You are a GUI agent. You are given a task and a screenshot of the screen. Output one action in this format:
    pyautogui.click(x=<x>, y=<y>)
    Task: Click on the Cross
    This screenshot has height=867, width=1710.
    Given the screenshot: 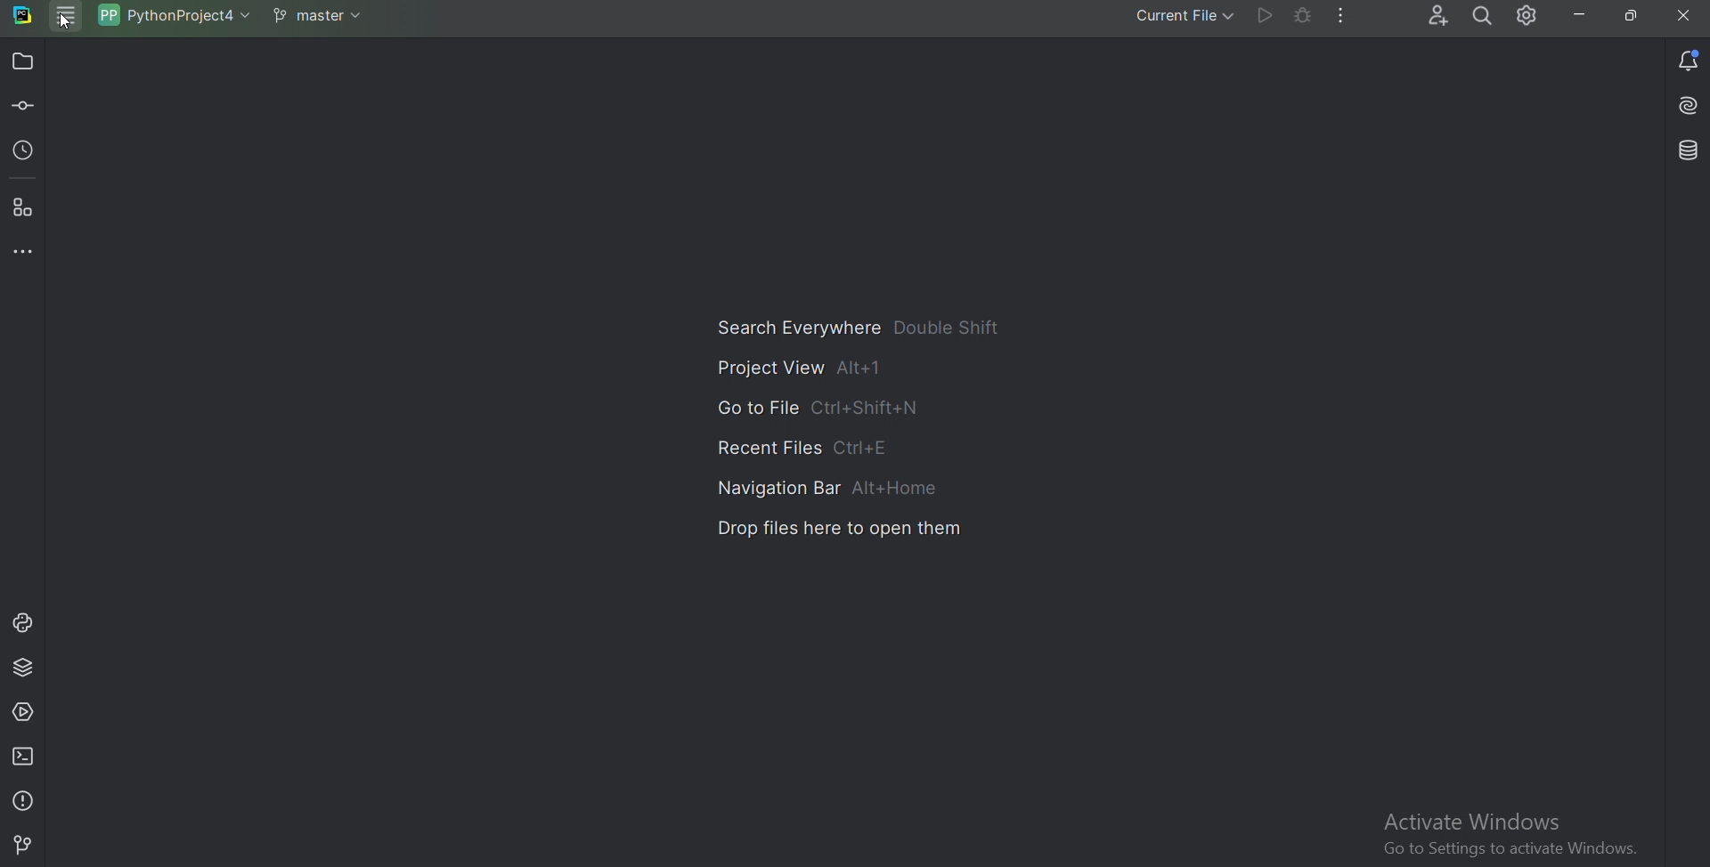 What is the action you would take?
    pyautogui.click(x=1684, y=15)
    